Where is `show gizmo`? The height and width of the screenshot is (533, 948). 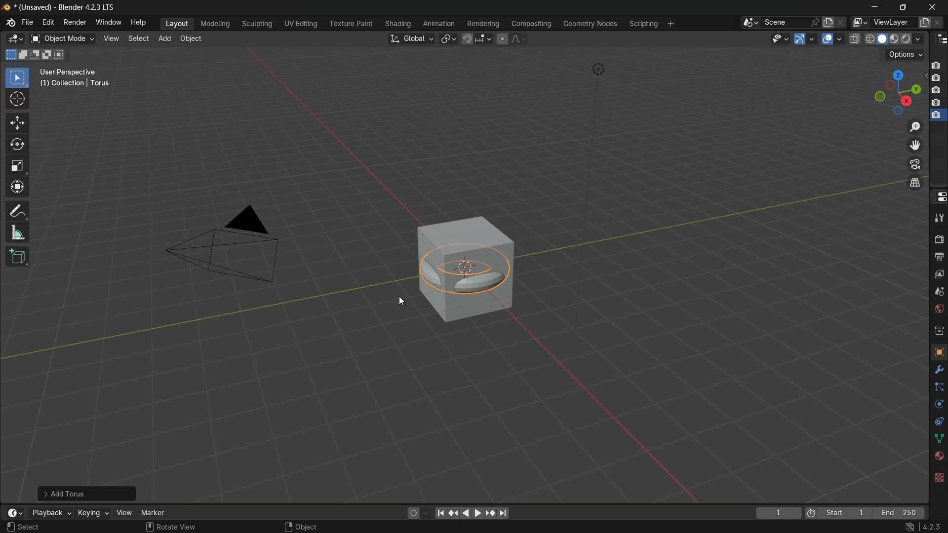
show gizmo is located at coordinates (800, 39).